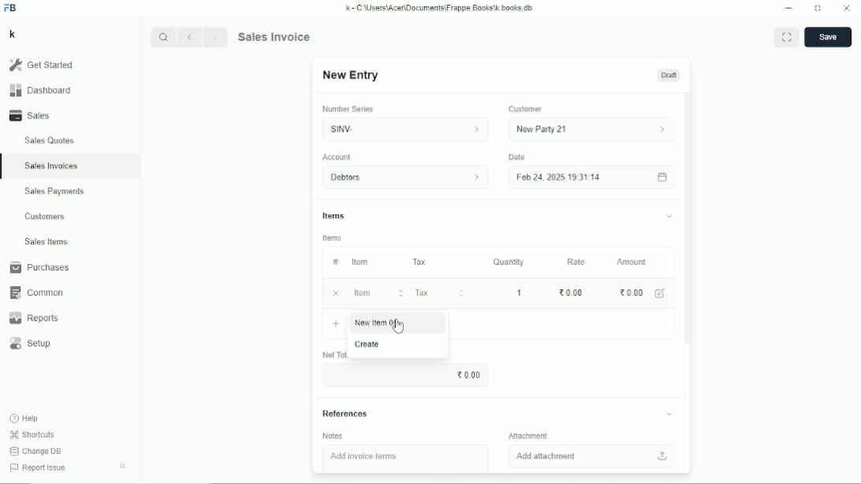 This screenshot has width=861, height=484. What do you see at coordinates (509, 262) in the screenshot?
I see `Quantity` at bounding box center [509, 262].